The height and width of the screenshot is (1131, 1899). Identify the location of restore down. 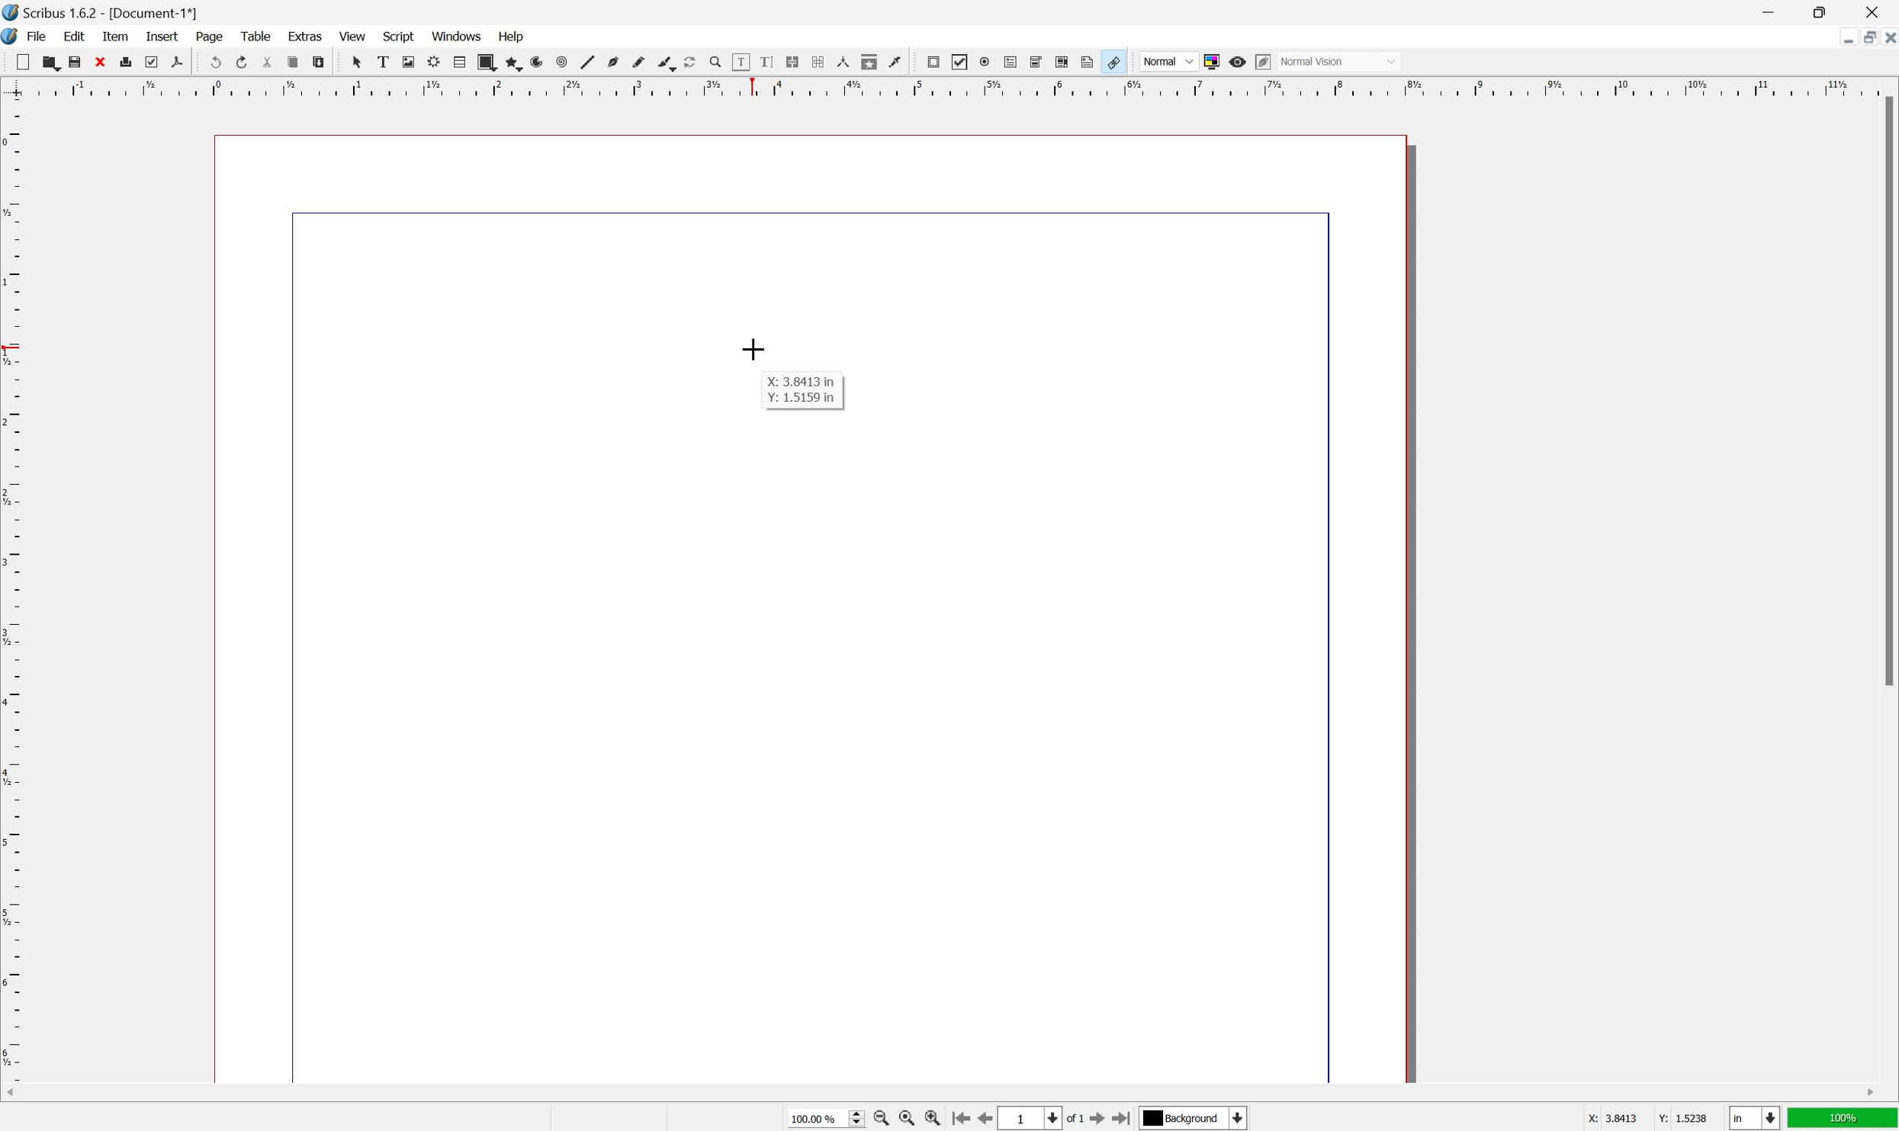
(1822, 11).